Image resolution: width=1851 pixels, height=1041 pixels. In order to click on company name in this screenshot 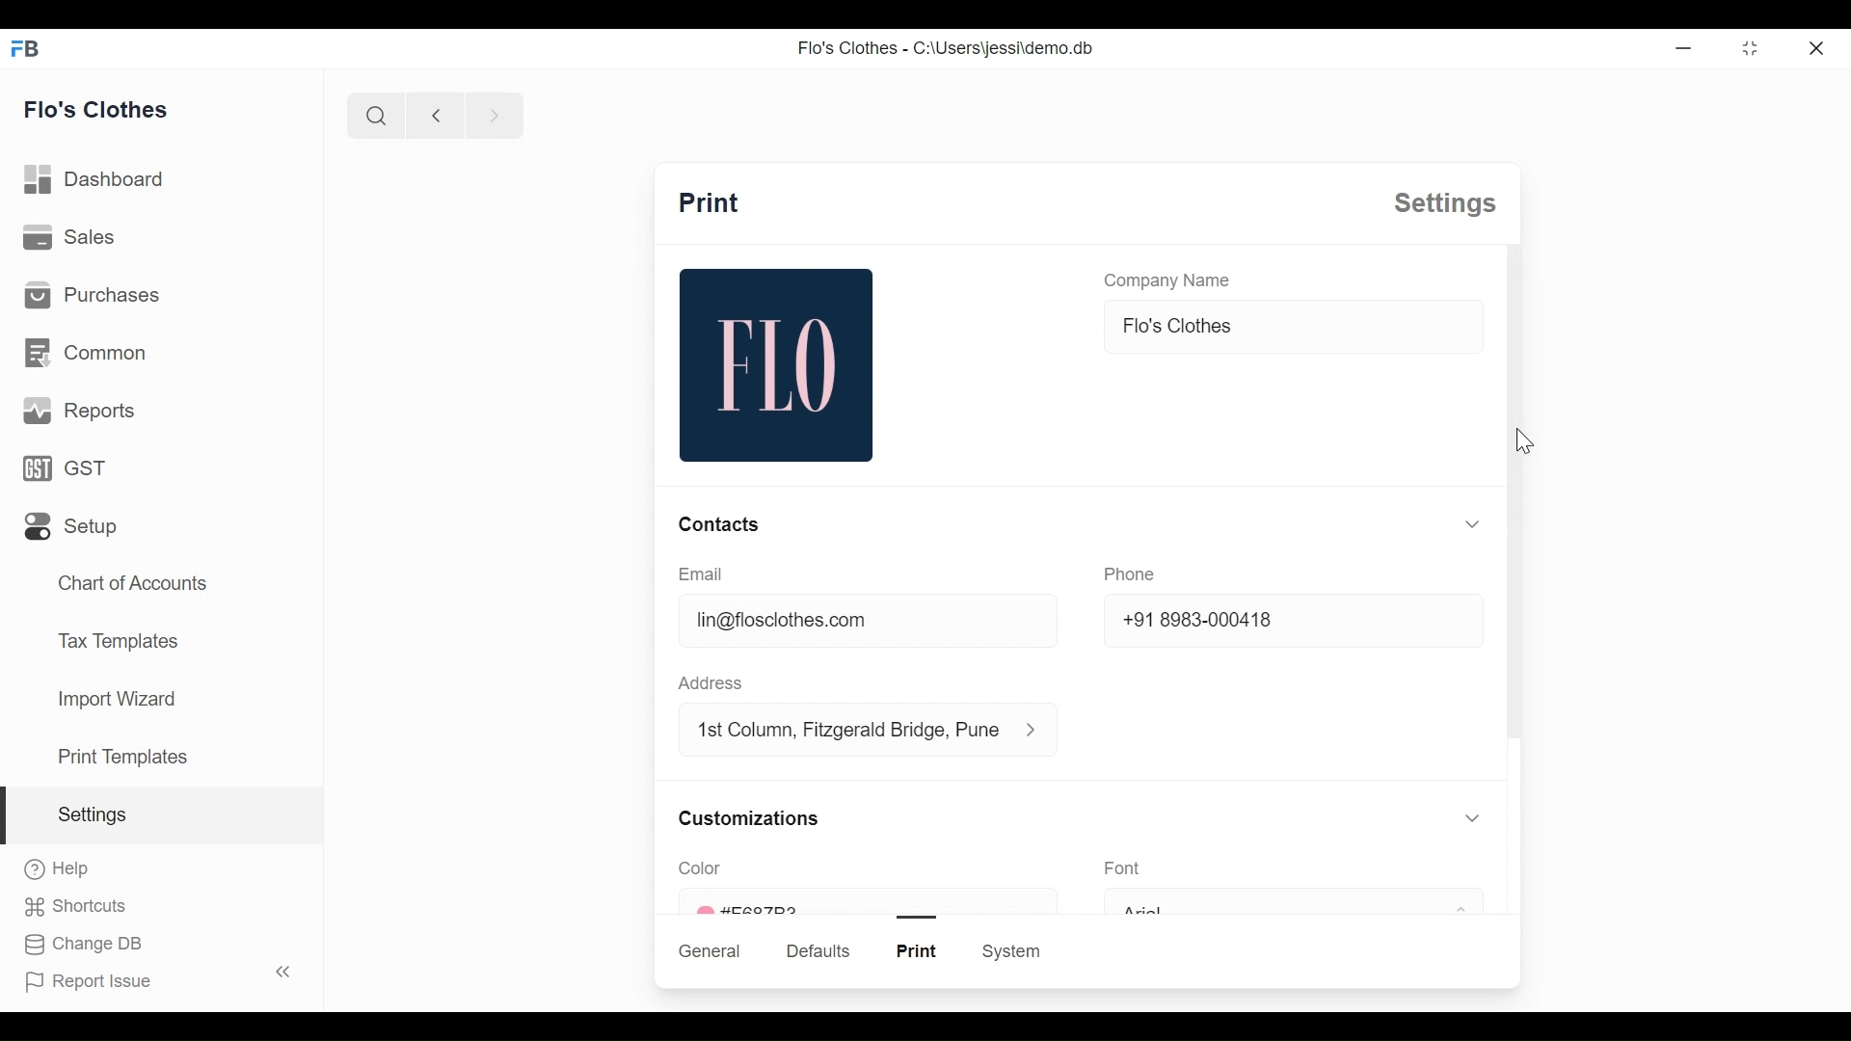, I will do `click(1167, 280)`.